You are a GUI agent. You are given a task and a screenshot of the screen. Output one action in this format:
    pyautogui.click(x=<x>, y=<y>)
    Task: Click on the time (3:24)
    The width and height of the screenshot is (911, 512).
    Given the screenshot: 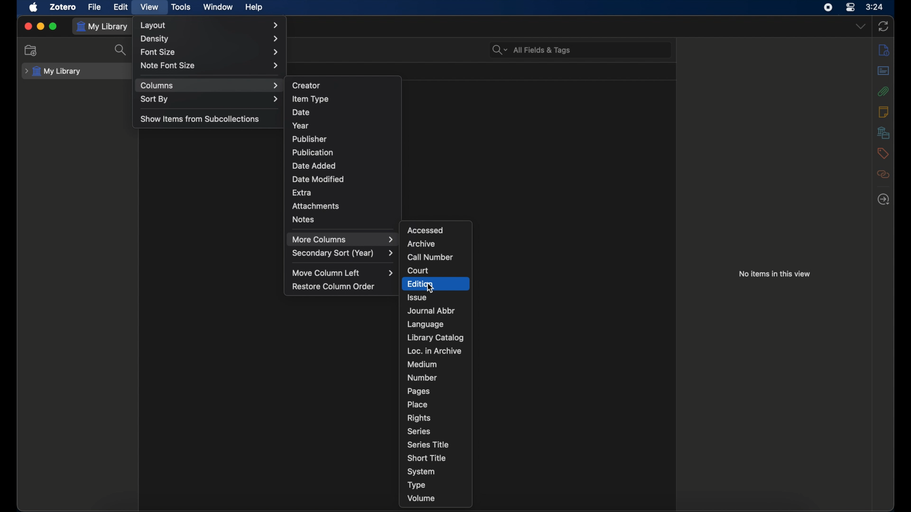 What is the action you would take?
    pyautogui.click(x=874, y=6)
    